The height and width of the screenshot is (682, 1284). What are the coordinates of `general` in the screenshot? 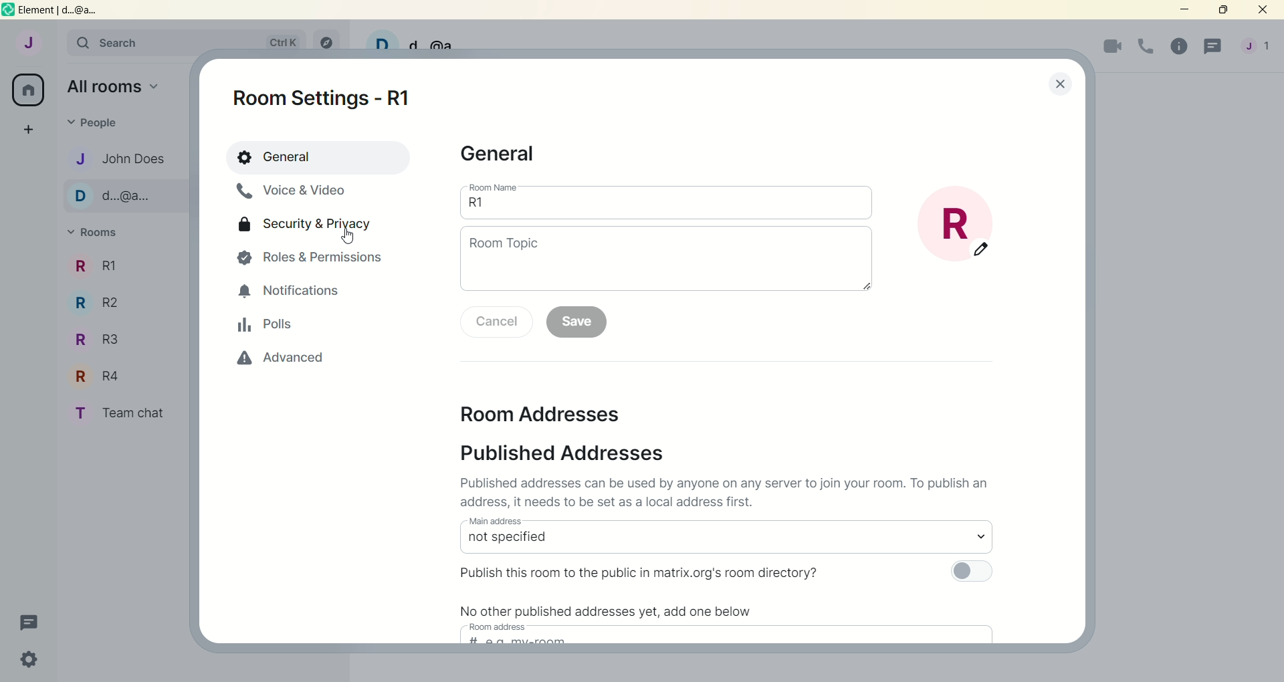 It's located at (320, 158).